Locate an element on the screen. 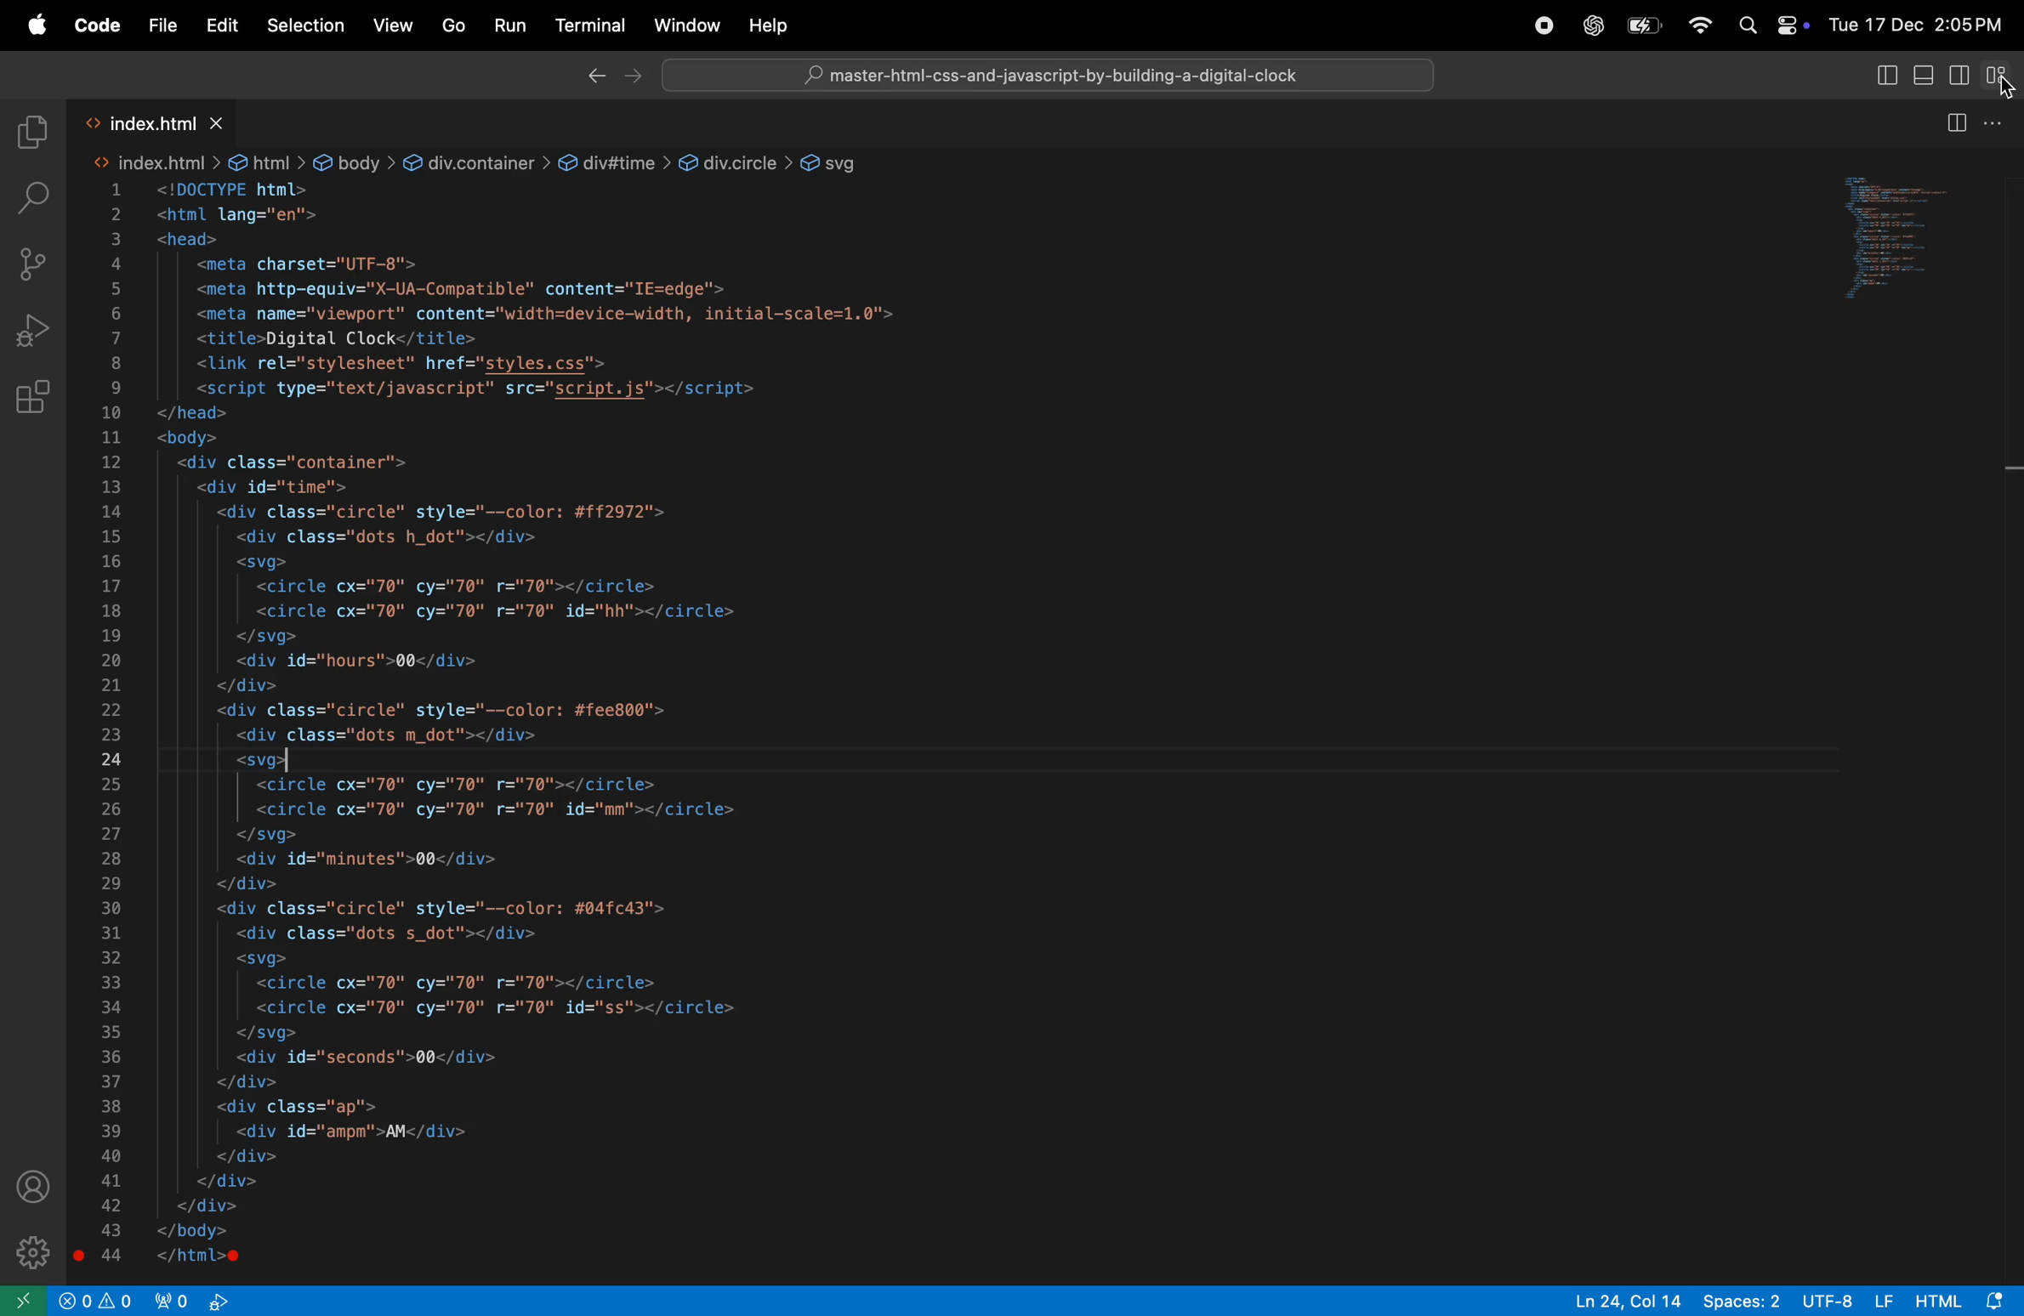 This screenshot has height=1316, width=2024. toggle panel is located at coordinates (1923, 237).